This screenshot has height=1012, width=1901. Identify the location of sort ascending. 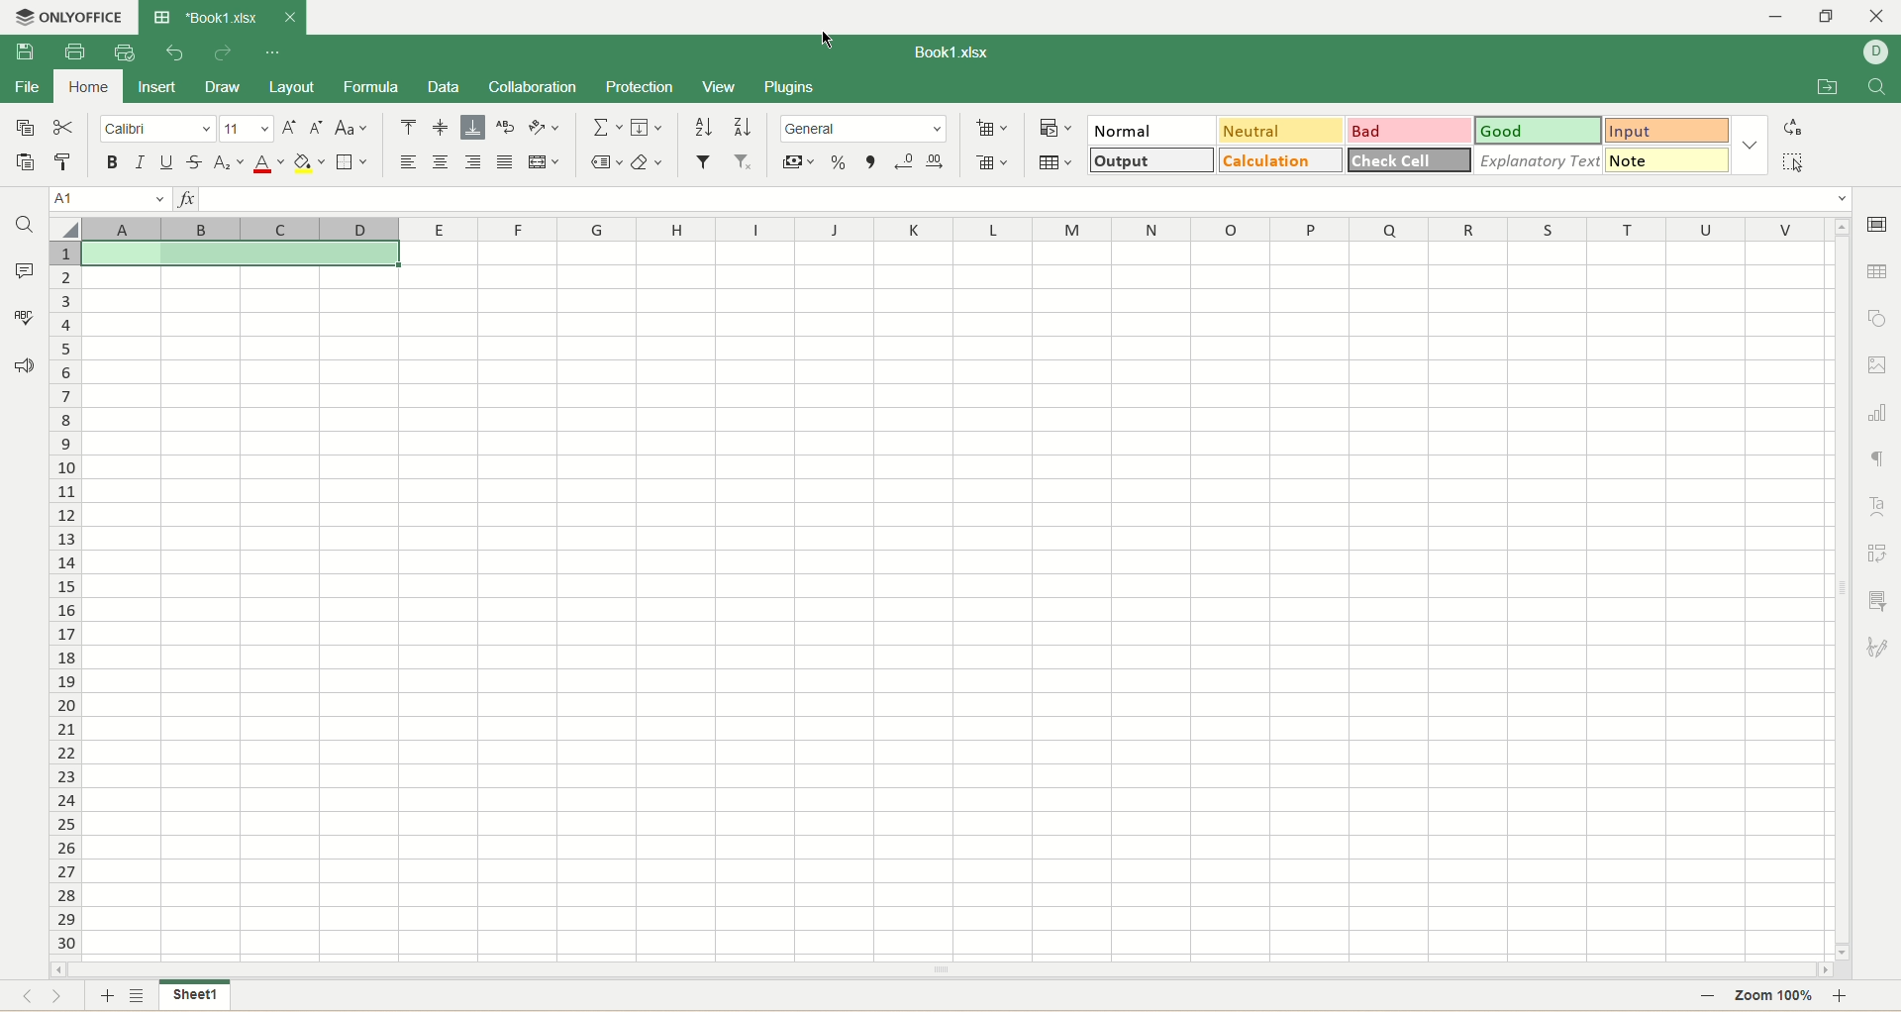
(703, 127).